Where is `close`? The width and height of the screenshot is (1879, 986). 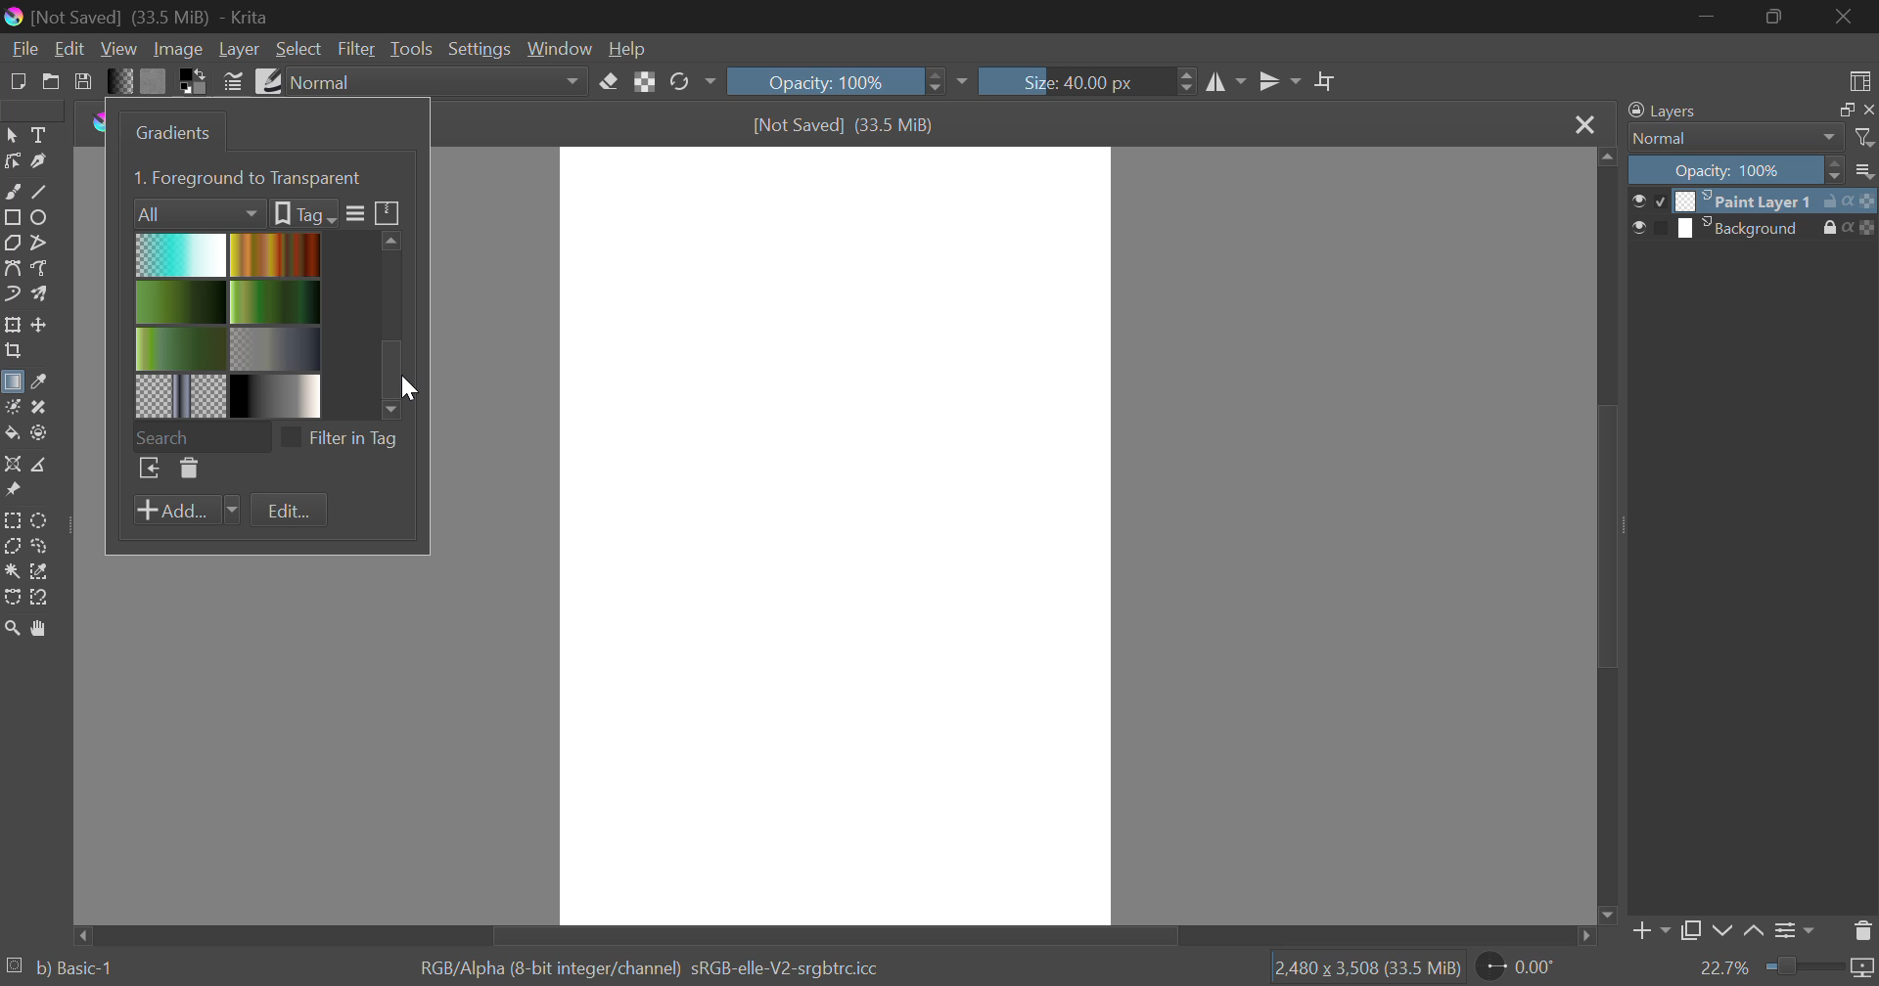
close is located at coordinates (1867, 110).